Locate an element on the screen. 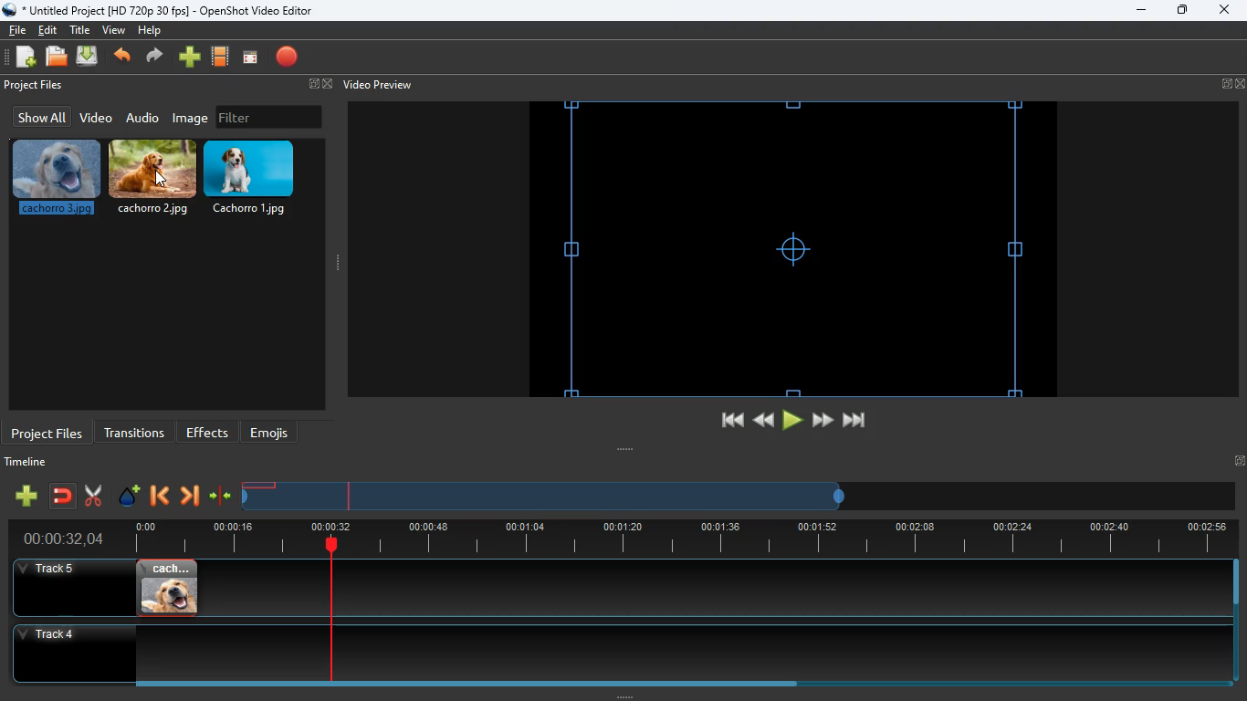  image is located at coordinates (167, 588).